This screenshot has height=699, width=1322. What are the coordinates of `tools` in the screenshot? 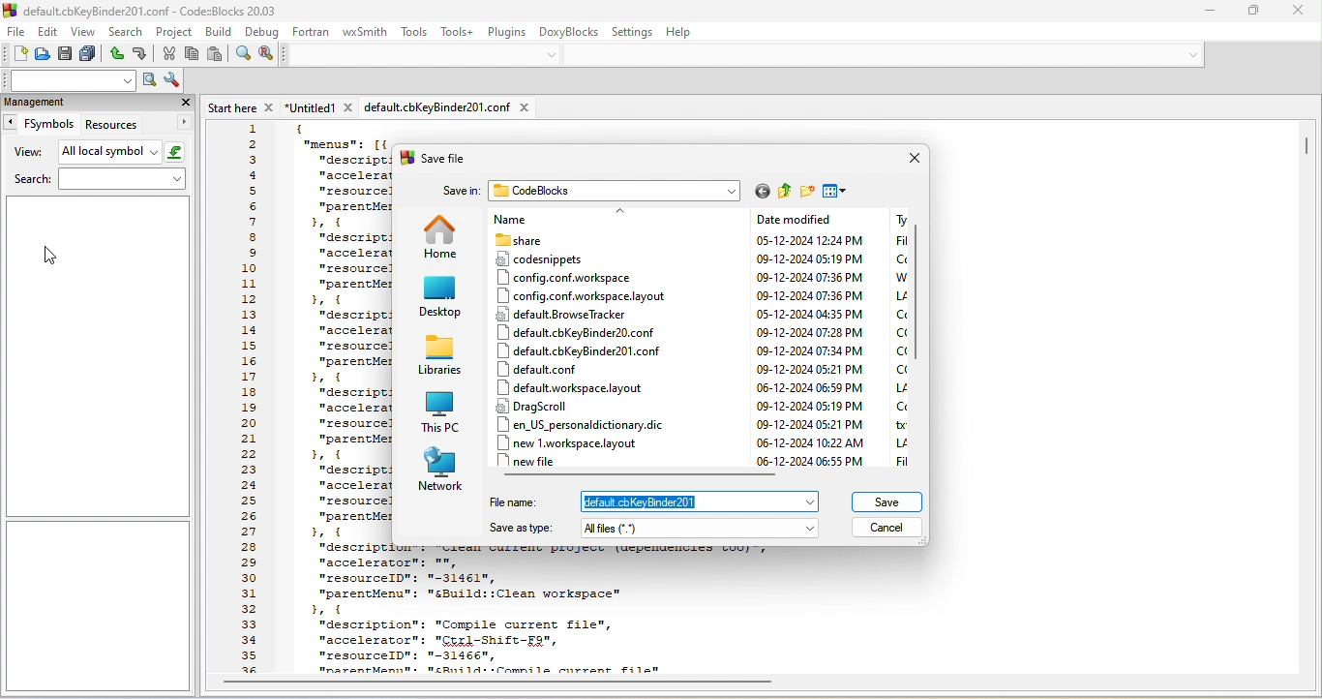 It's located at (414, 32).